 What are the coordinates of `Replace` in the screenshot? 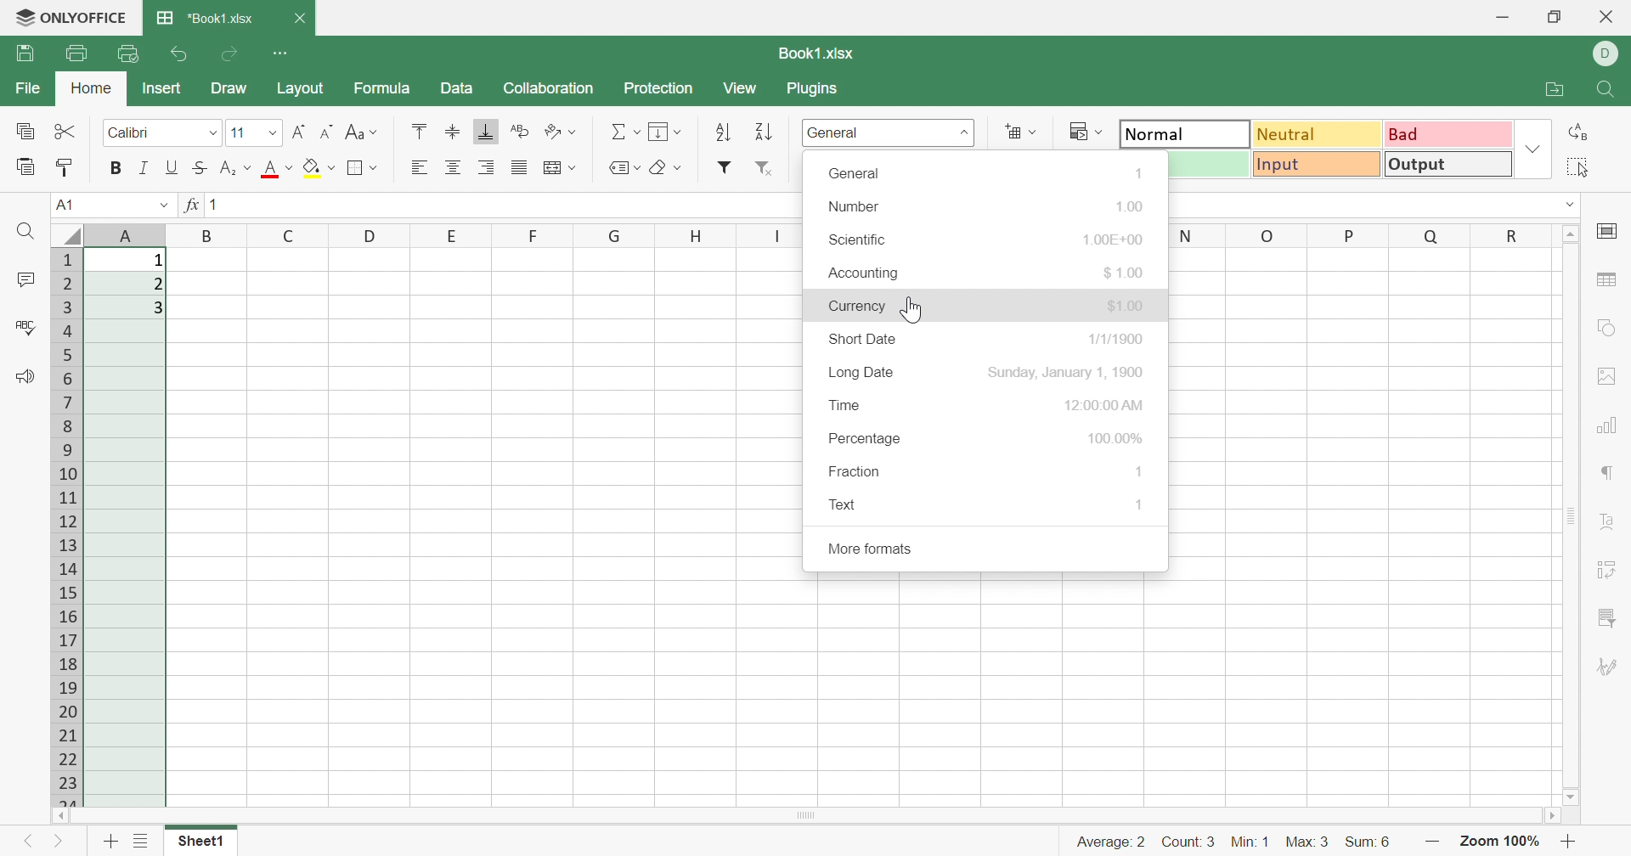 It's located at (1581, 132).